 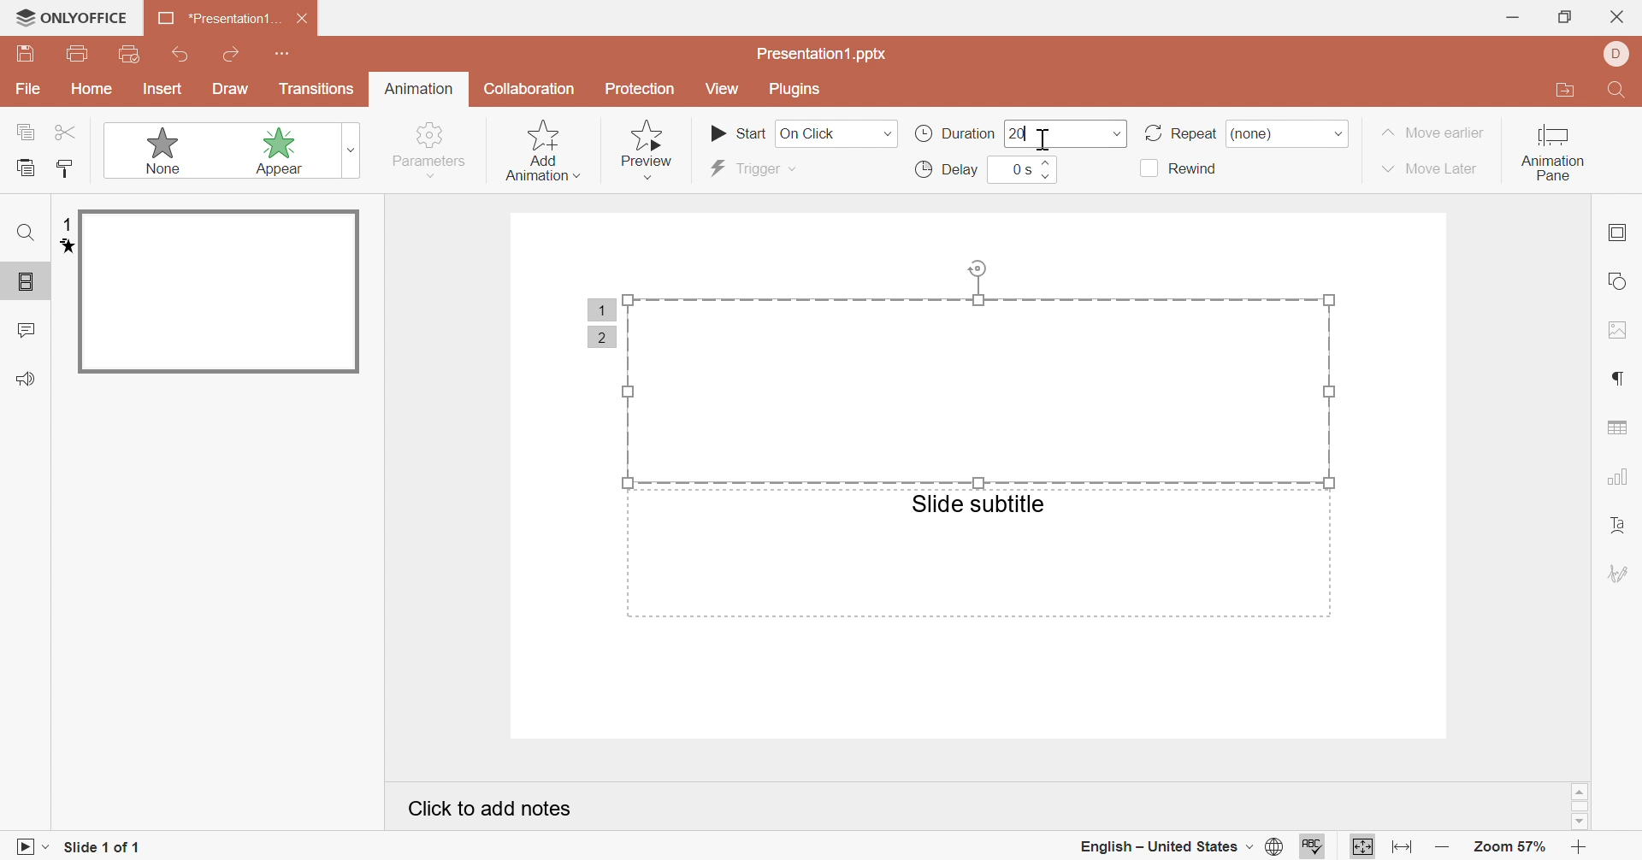 I want to click on paste, so click(x=26, y=166).